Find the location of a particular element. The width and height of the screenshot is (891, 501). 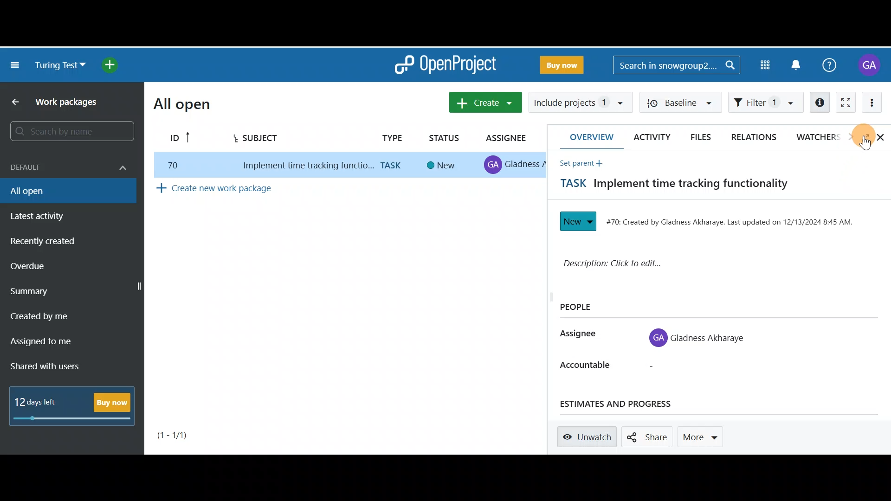

Baseline is located at coordinates (682, 101).